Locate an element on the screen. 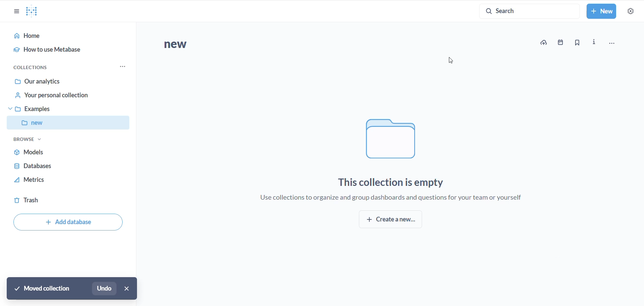 The width and height of the screenshot is (644, 306). settings  is located at coordinates (631, 12).